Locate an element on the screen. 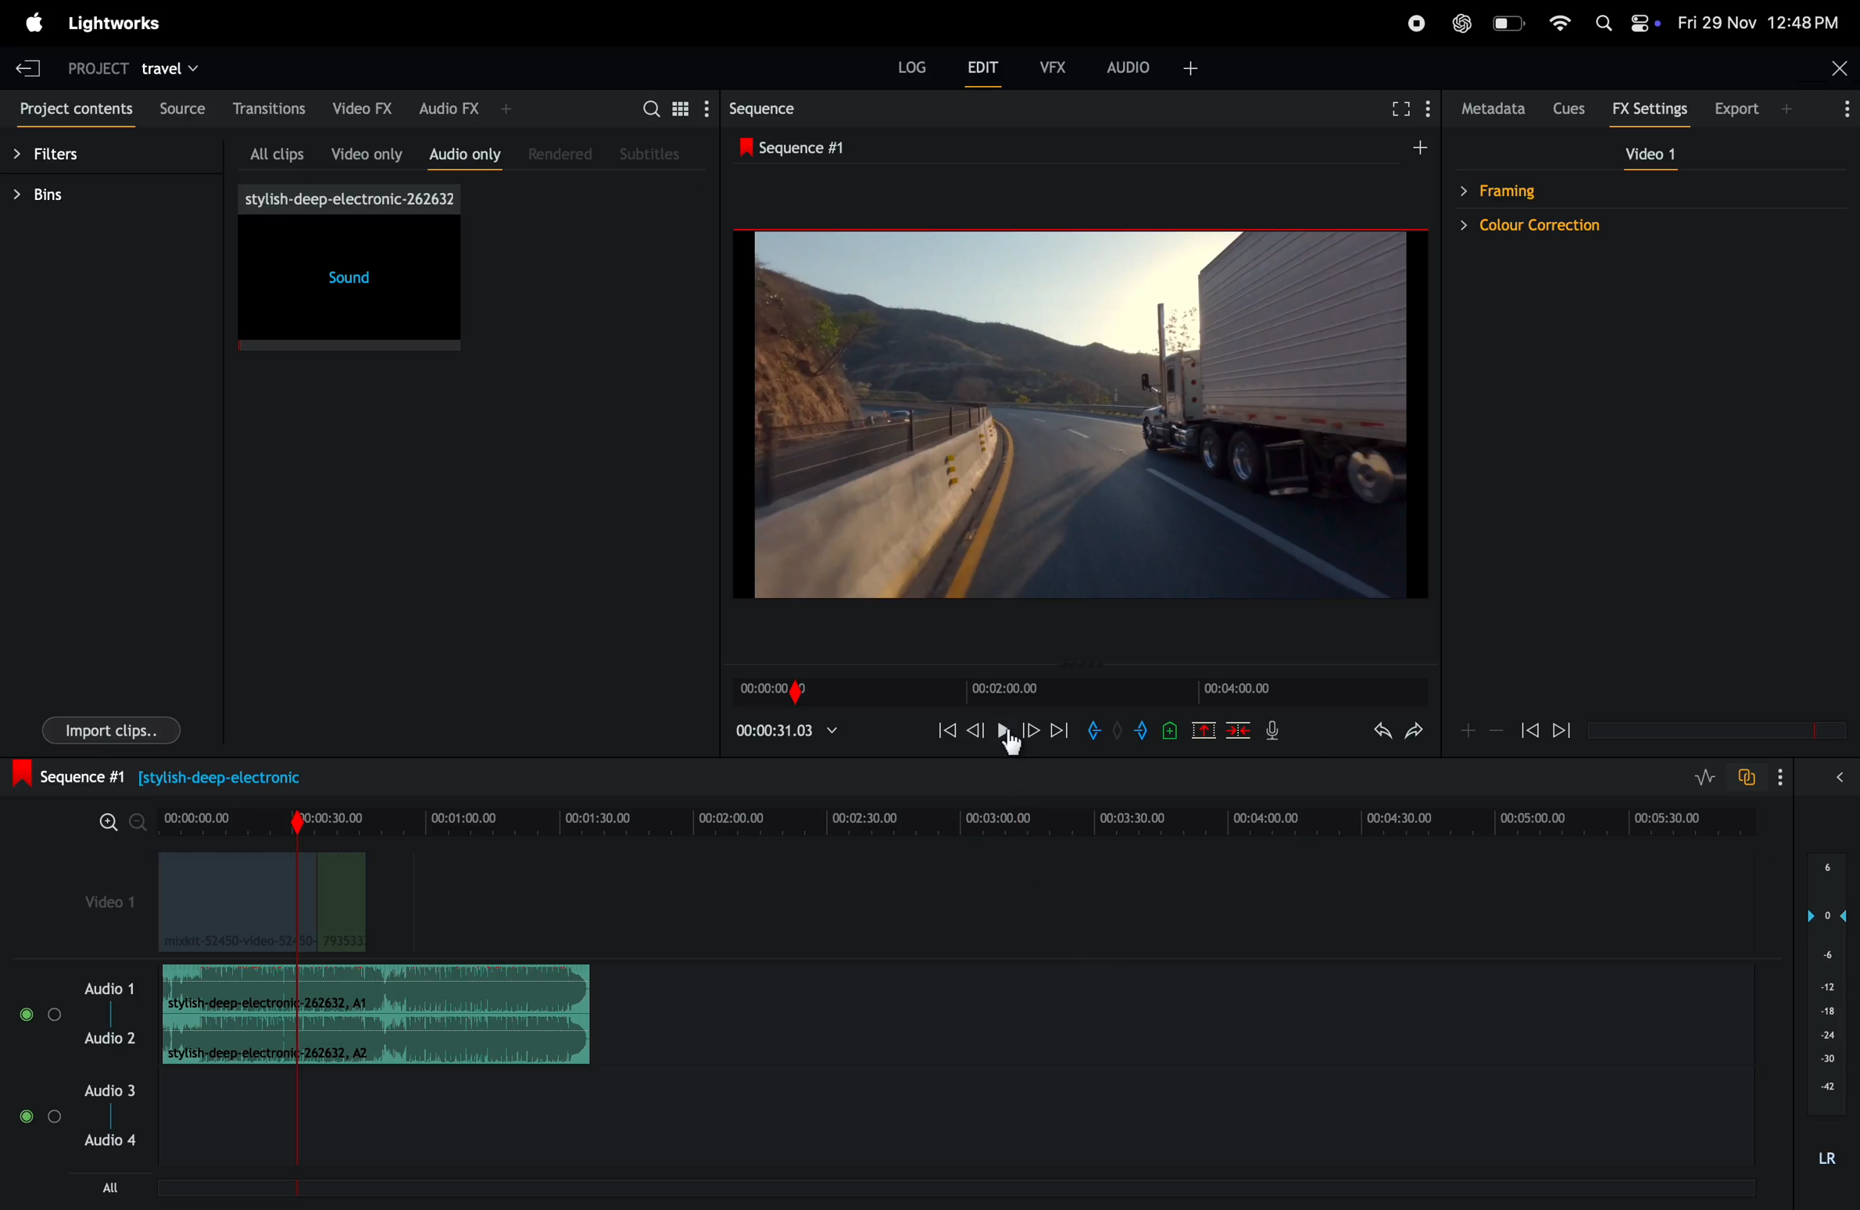  options is located at coordinates (1840, 111).